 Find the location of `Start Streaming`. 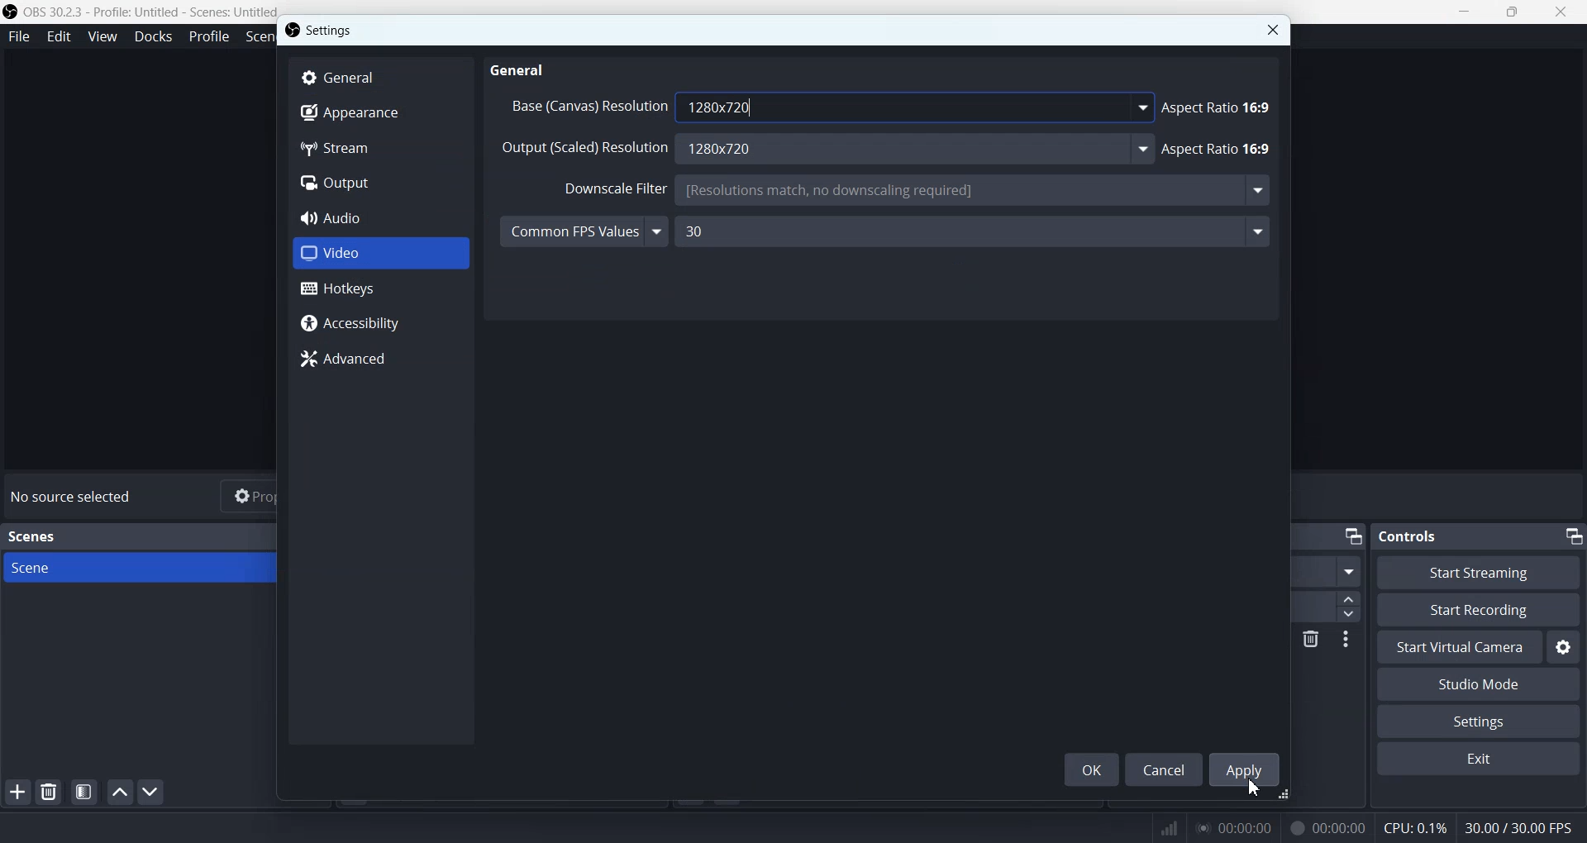

Start Streaming is located at coordinates (1477, 572).